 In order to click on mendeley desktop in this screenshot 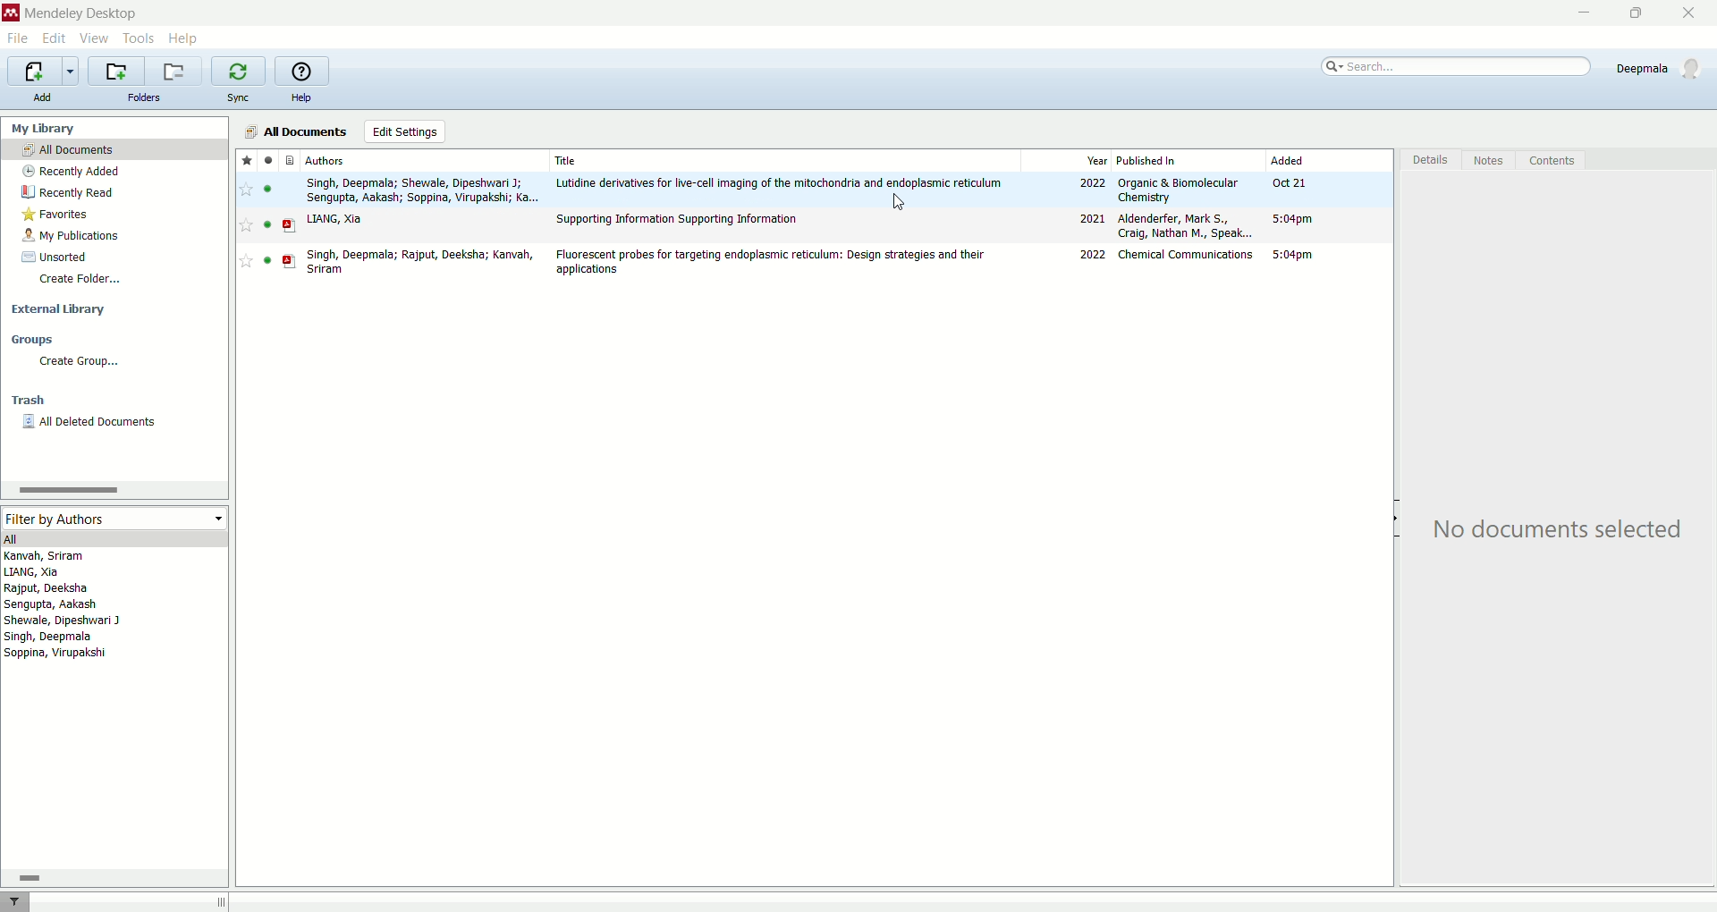, I will do `click(81, 14)`.